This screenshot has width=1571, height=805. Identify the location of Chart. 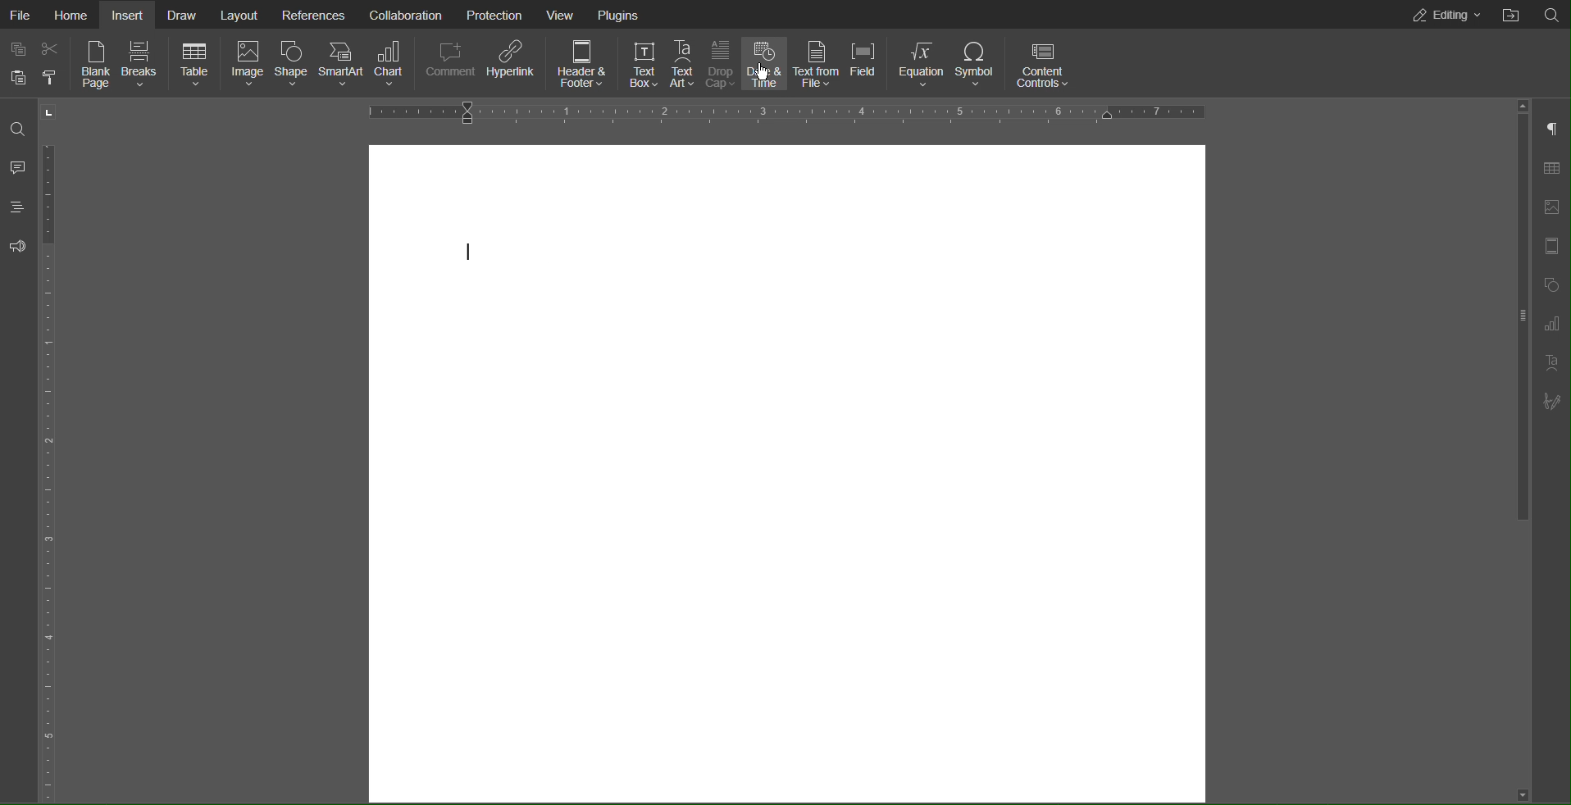
(394, 64).